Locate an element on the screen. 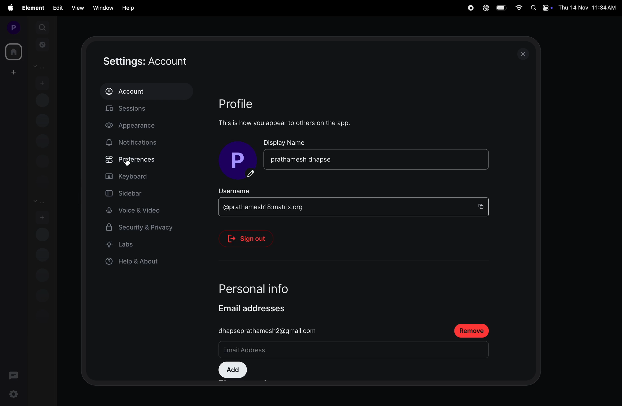 This screenshot has width=622, height=406. security and privacy is located at coordinates (143, 227).